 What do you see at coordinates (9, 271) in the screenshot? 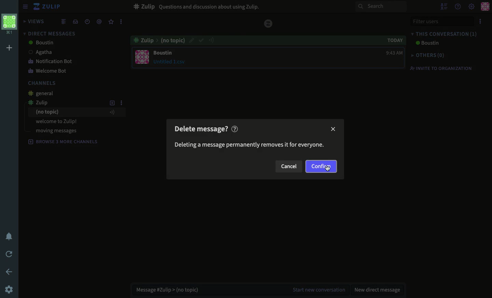
I see `back` at bounding box center [9, 271].